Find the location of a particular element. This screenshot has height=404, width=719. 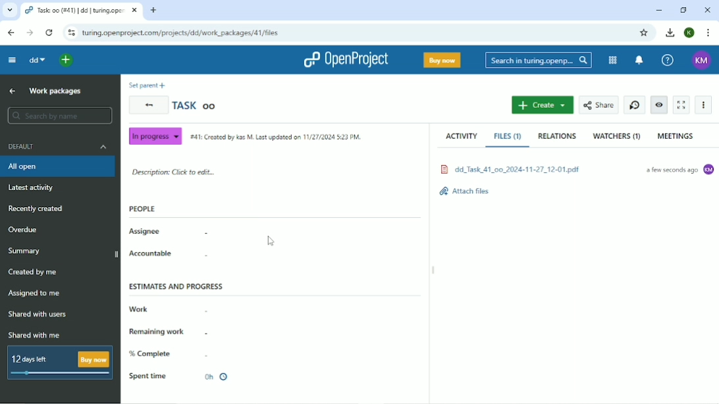

To notification center is located at coordinates (641, 60).